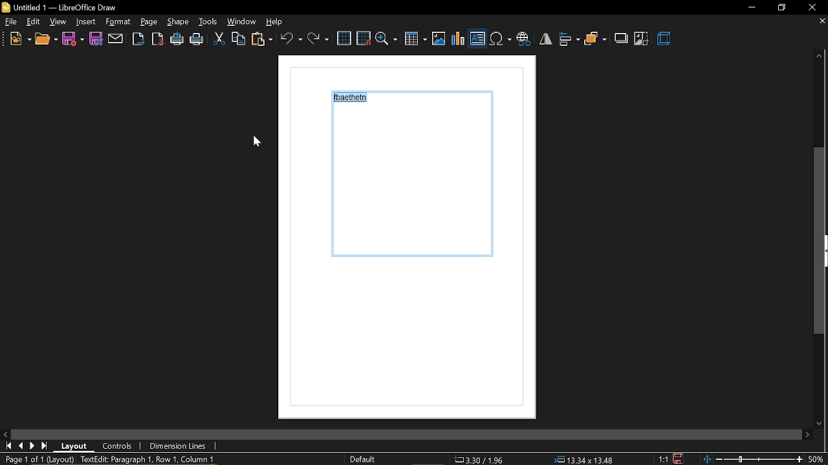 The image size is (828, 465). I want to click on save, so click(74, 39).